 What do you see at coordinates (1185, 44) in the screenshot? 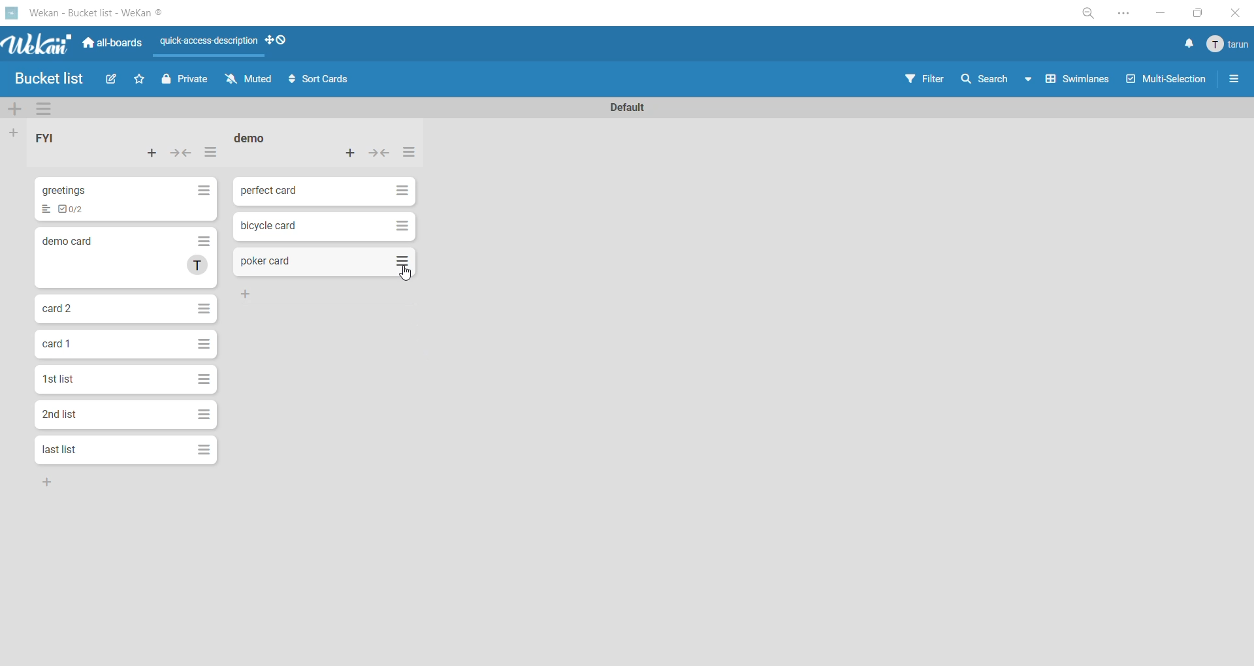
I see `notifications` at bounding box center [1185, 44].